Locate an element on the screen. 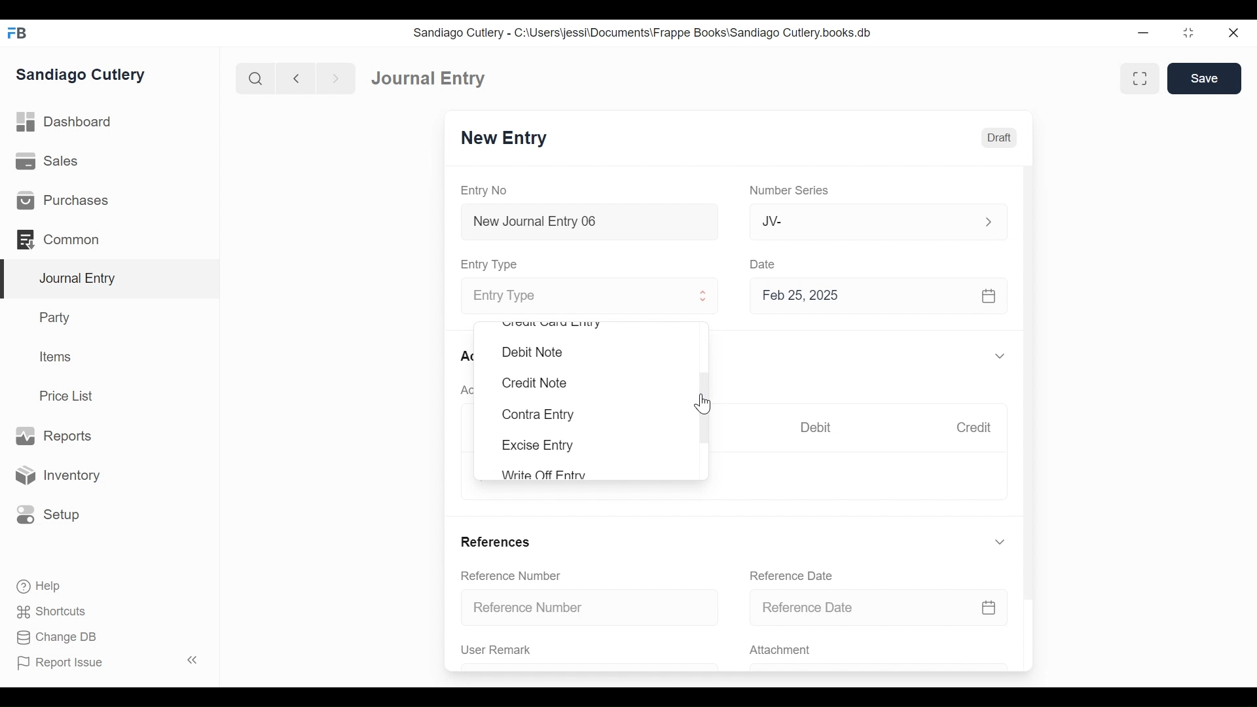 The width and height of the screenshot is (1257, 707). Reference Number is located at coordinates (591, 606).